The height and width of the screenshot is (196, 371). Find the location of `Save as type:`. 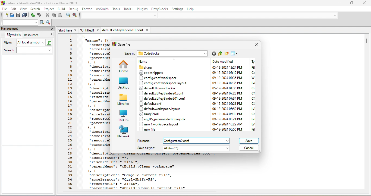

Save as type: is located at coordinates (146, 148).